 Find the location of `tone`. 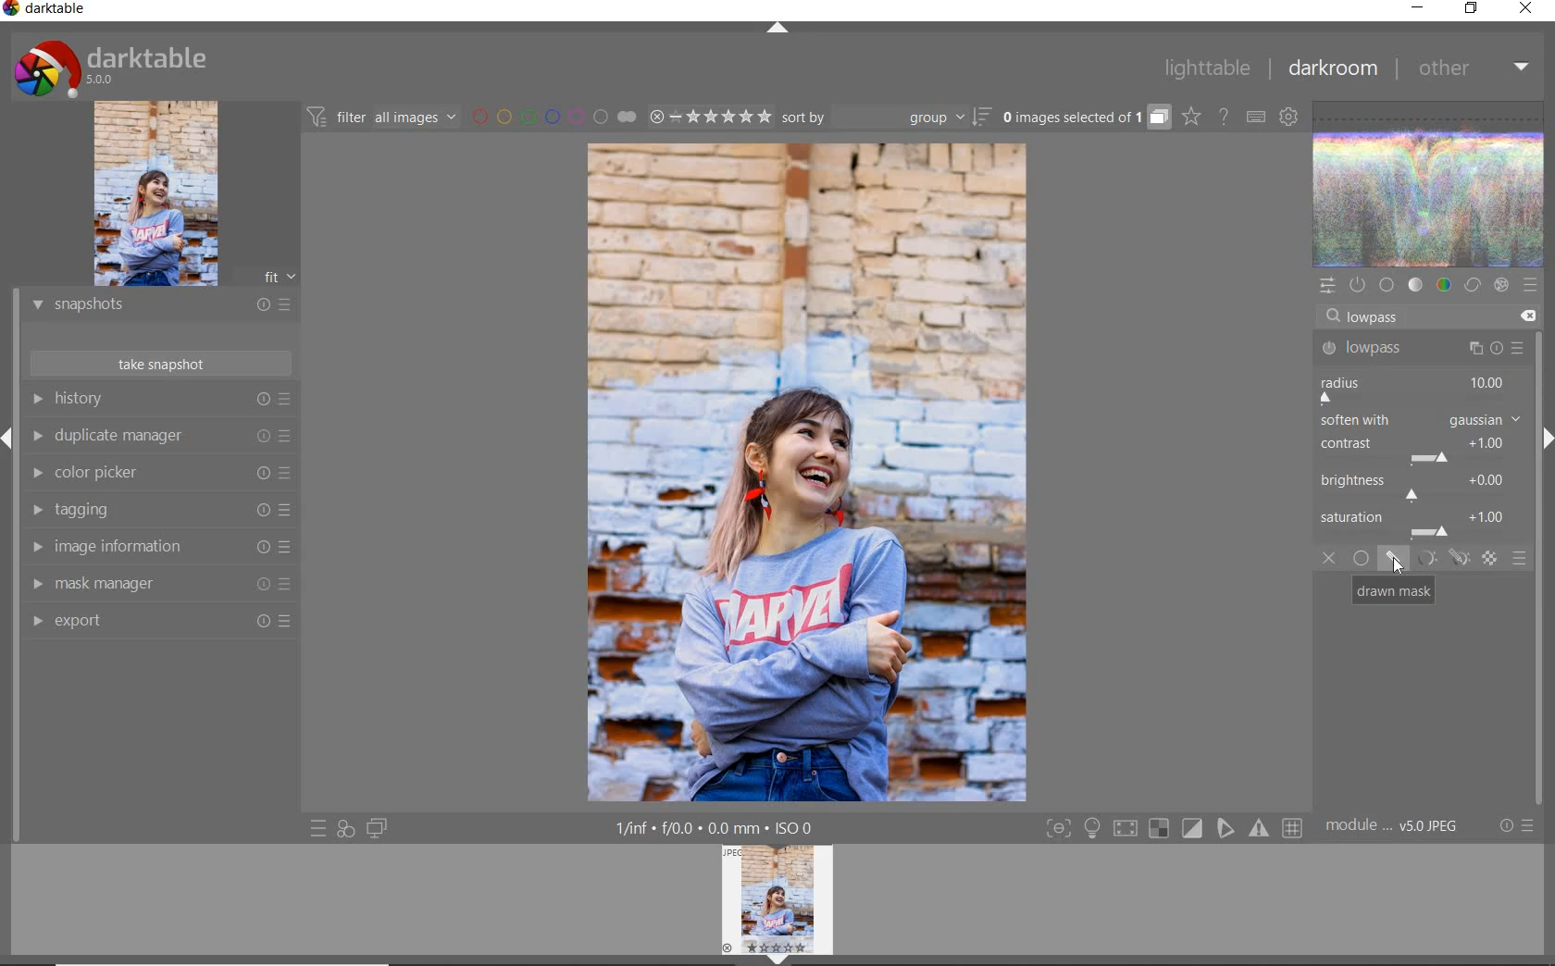

tone is located at coordinates (1416, 286).